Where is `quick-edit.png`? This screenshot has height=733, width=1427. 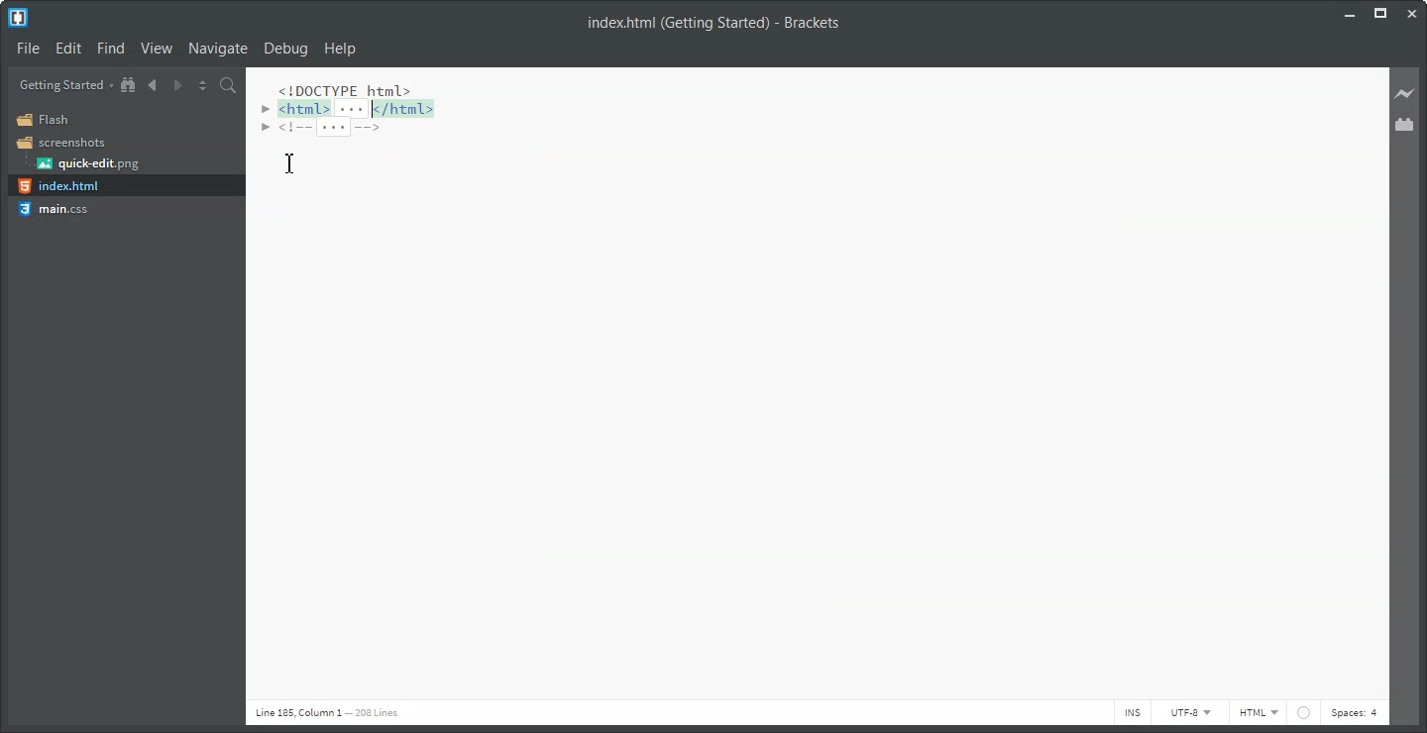 quick-edit.png is located at coordinates (88, 164).